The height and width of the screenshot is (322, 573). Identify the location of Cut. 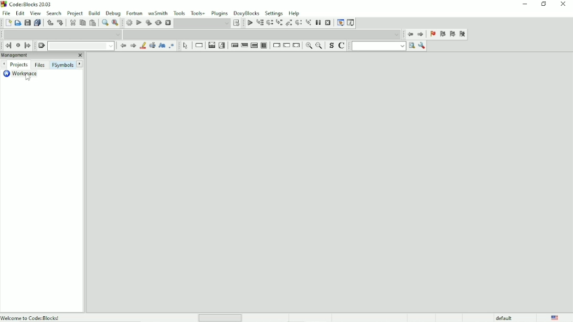
(72, 23).